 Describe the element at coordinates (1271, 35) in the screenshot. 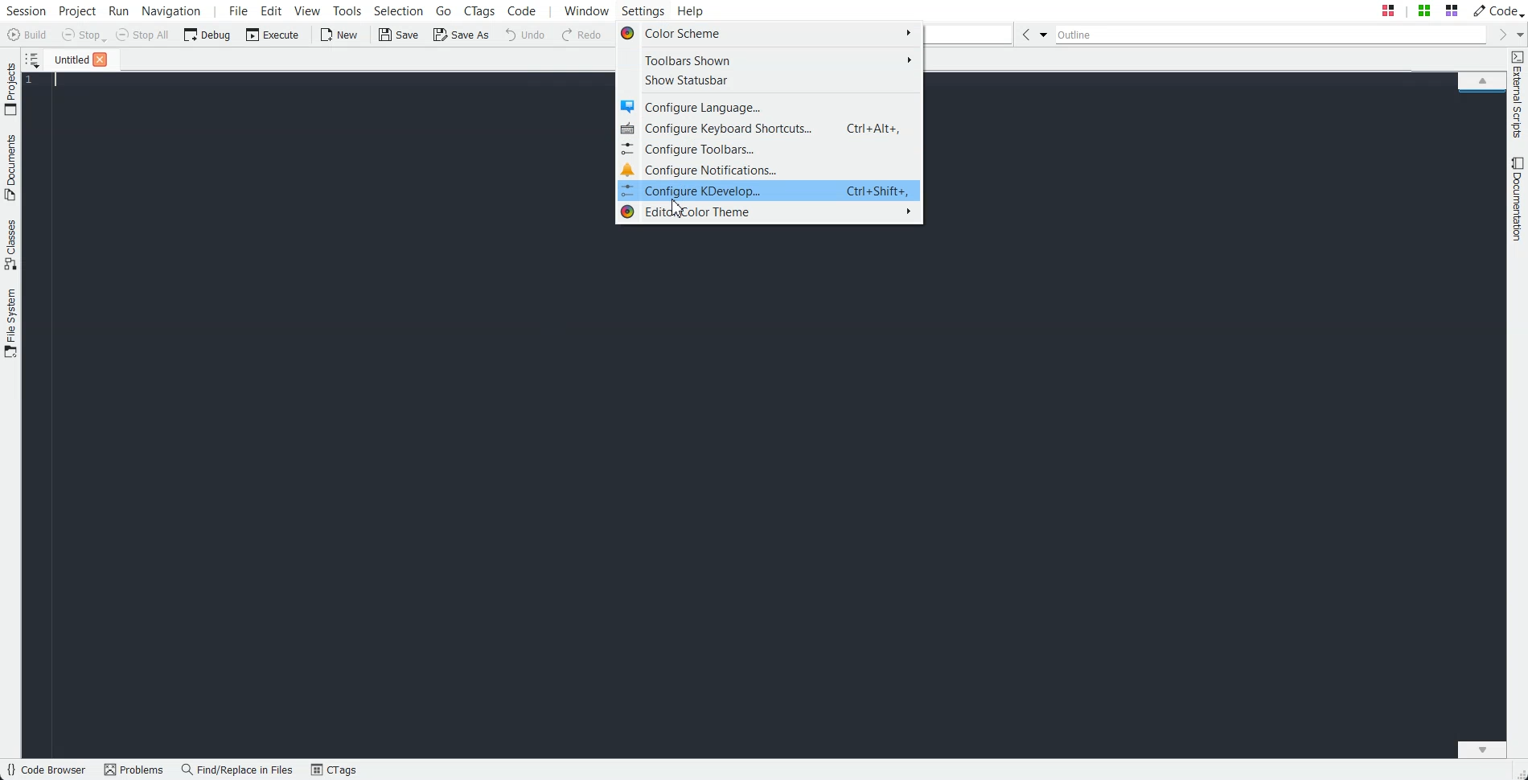

I see `Outline` at that location.